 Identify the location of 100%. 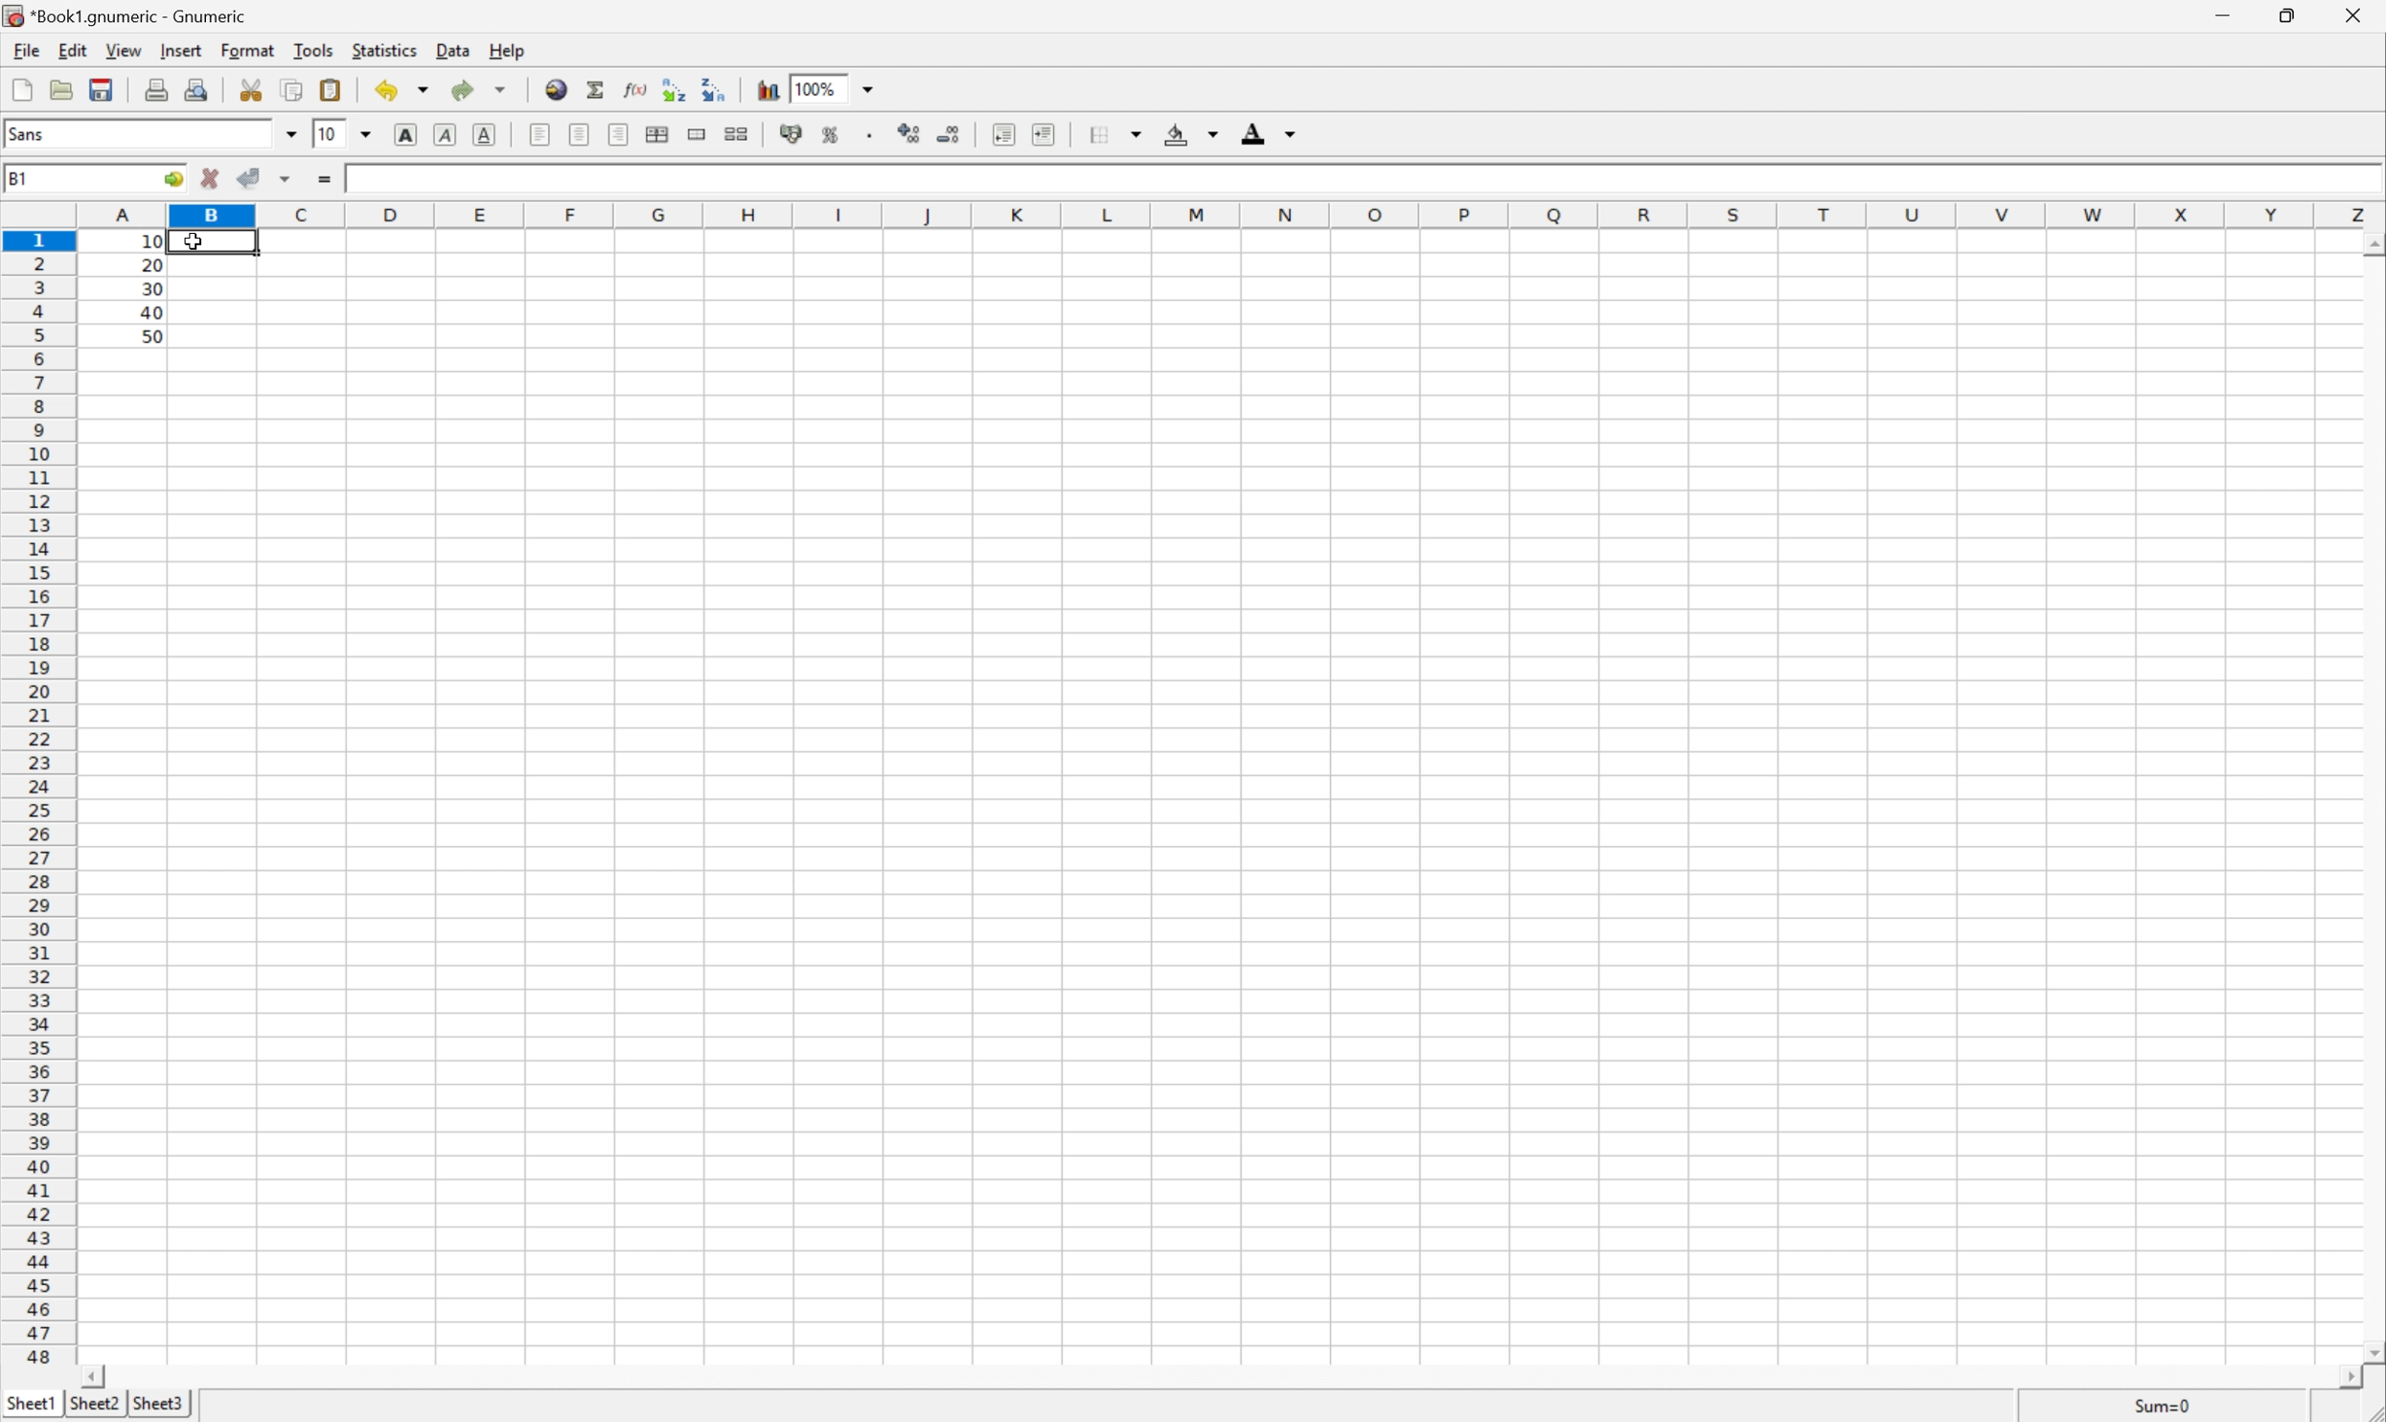
(817, 88).